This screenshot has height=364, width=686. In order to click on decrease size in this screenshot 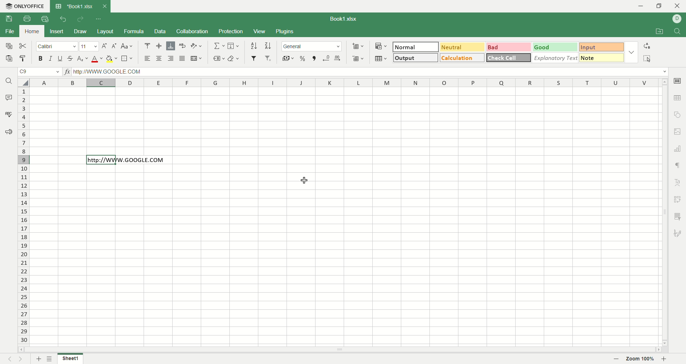, I will do `click(115, 46)`.